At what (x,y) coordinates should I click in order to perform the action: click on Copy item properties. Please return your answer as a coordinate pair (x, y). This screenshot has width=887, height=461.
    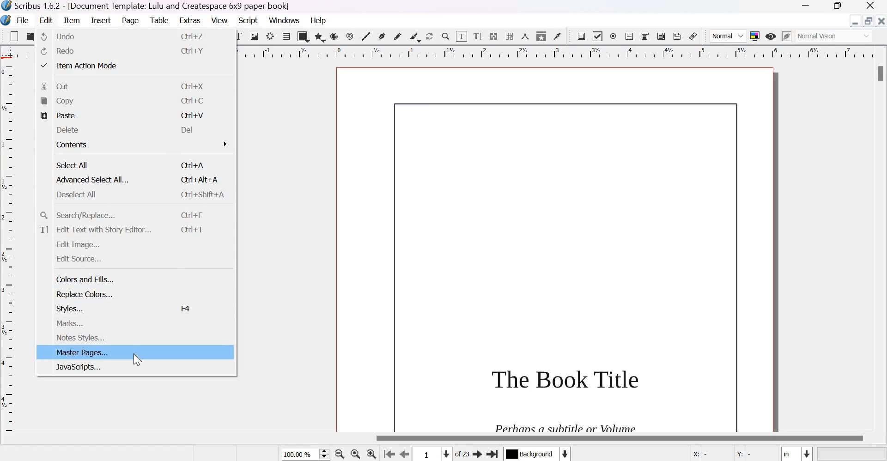
    Looking at the image, I should click on (541, 36).